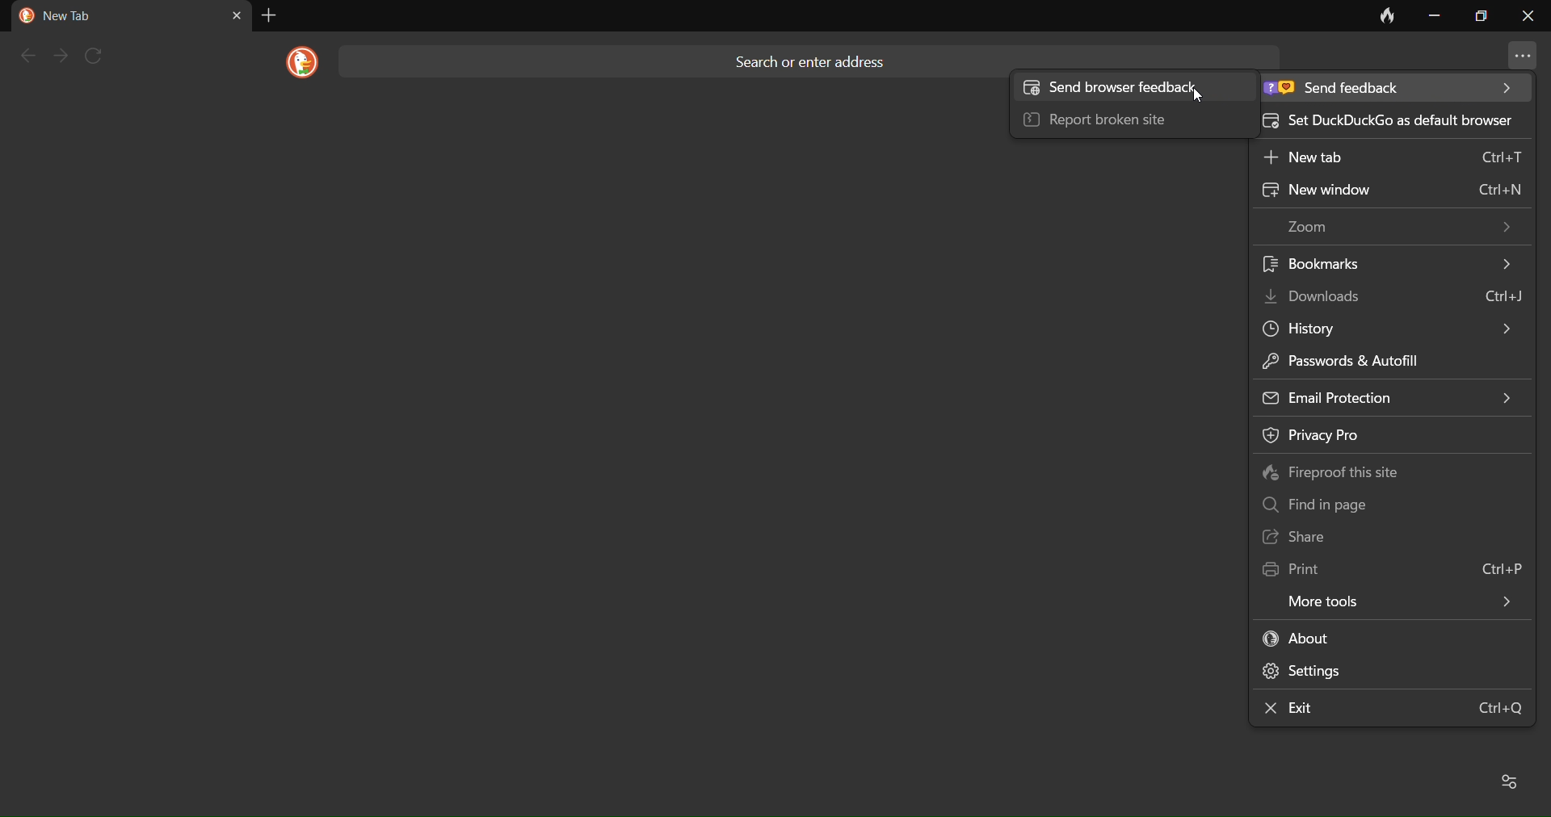  I want to click on fireproof this site, so click(1387, 471).